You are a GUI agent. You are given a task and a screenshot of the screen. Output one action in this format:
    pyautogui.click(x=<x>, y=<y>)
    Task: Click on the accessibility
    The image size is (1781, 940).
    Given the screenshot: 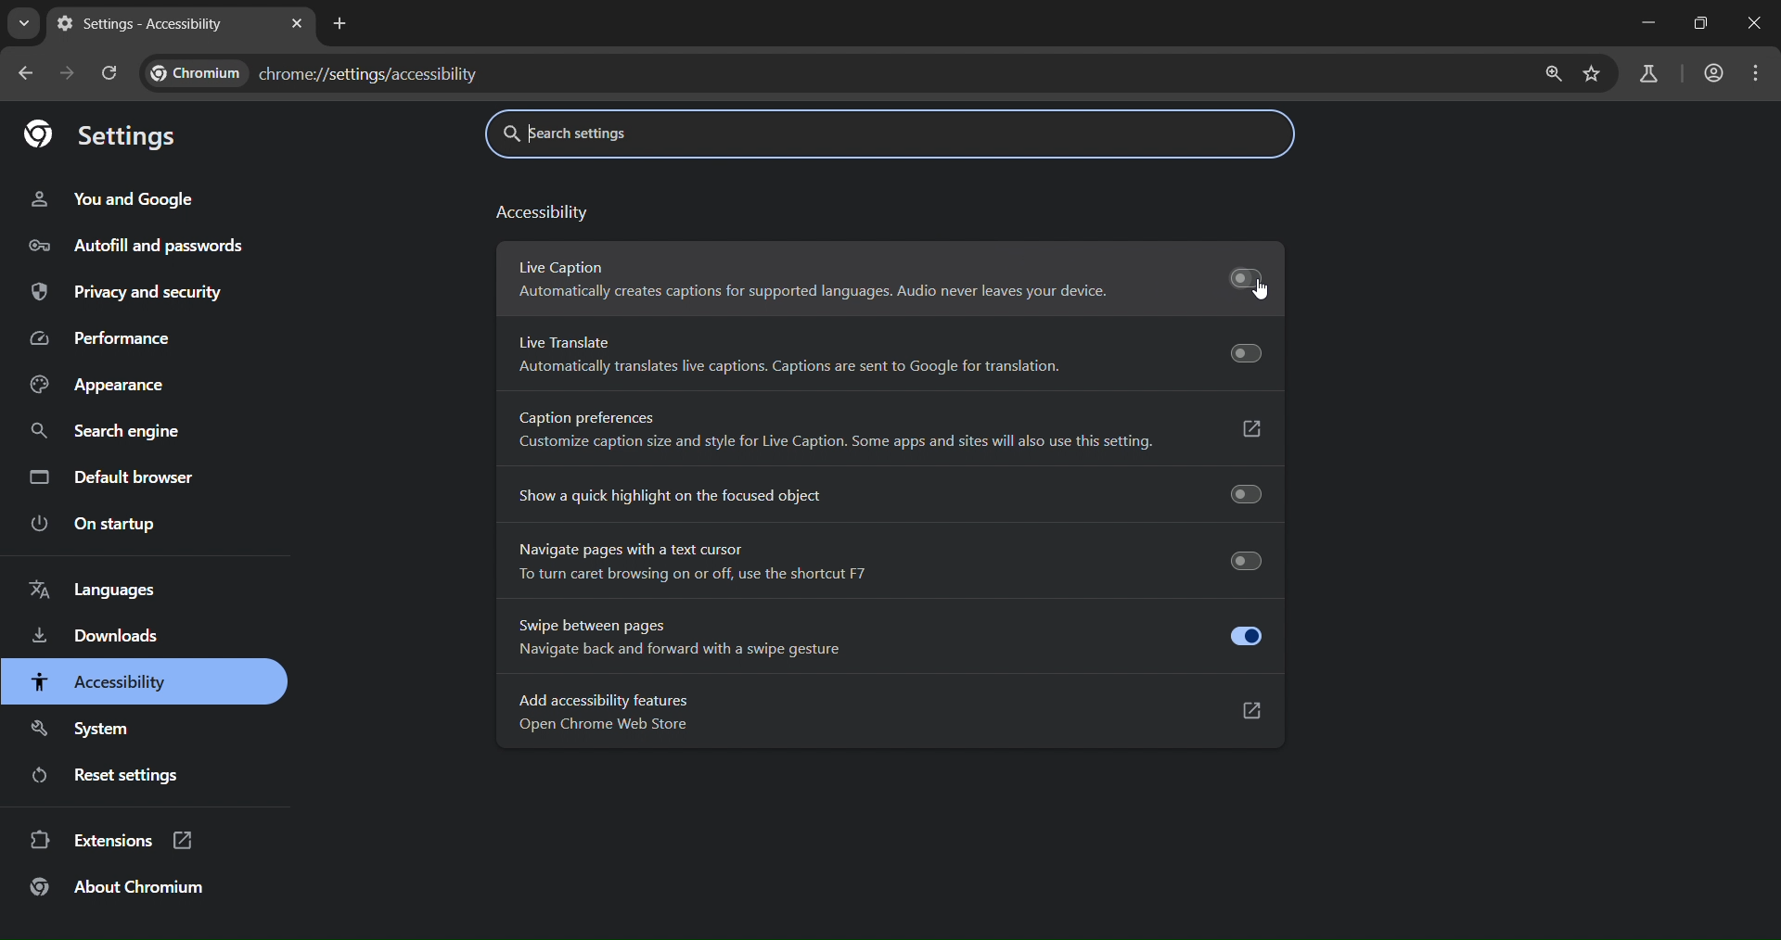 What is the action you would take?
    pyautogui.click(x=118, y=681)
    